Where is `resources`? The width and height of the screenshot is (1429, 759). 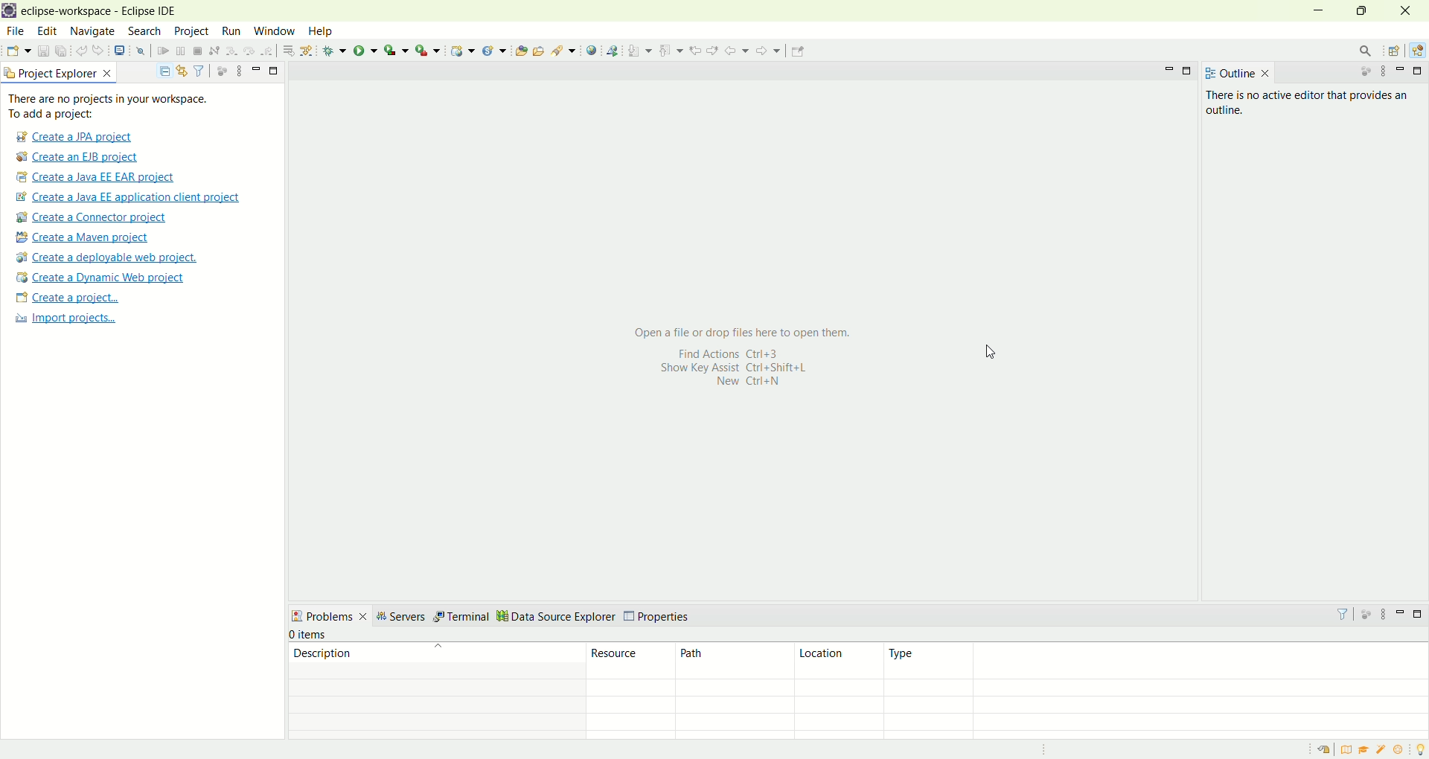
resources is located at coordinates (631, 660).